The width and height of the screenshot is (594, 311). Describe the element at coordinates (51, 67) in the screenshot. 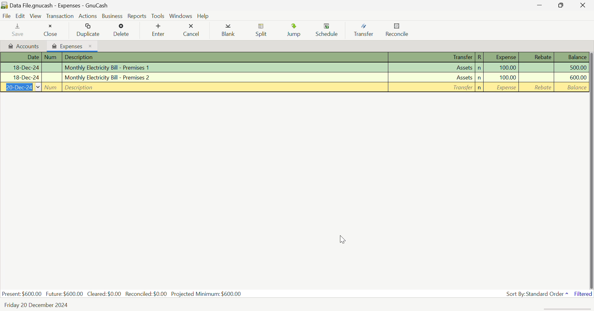

I see `Num` at that location.